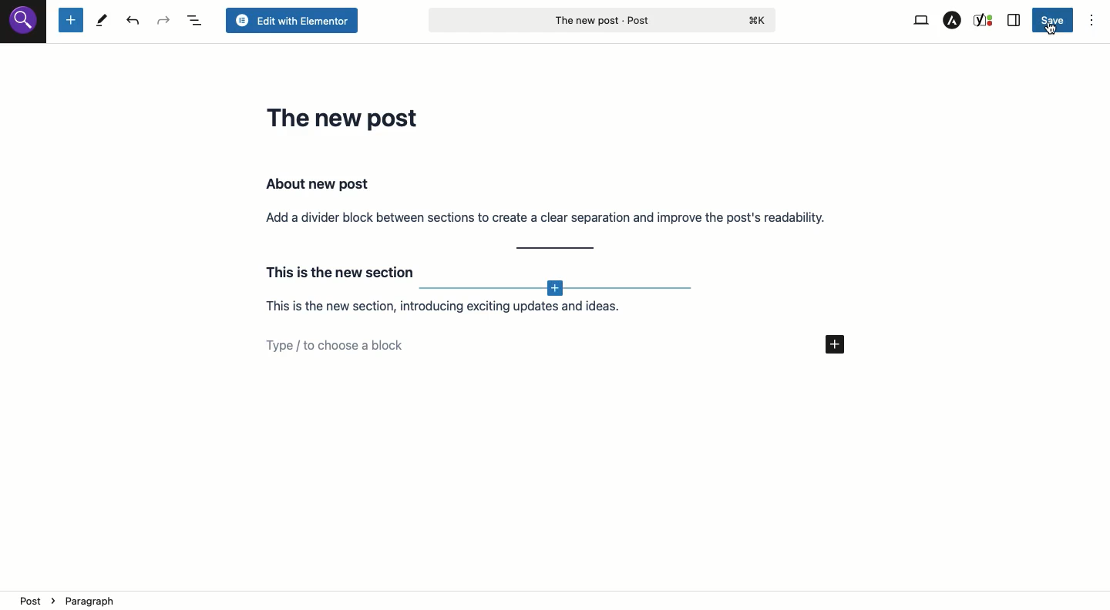  What do you see at coordinates (136, 22) in the screenshot?
I see `Undo` at bounding box center [136, 22].